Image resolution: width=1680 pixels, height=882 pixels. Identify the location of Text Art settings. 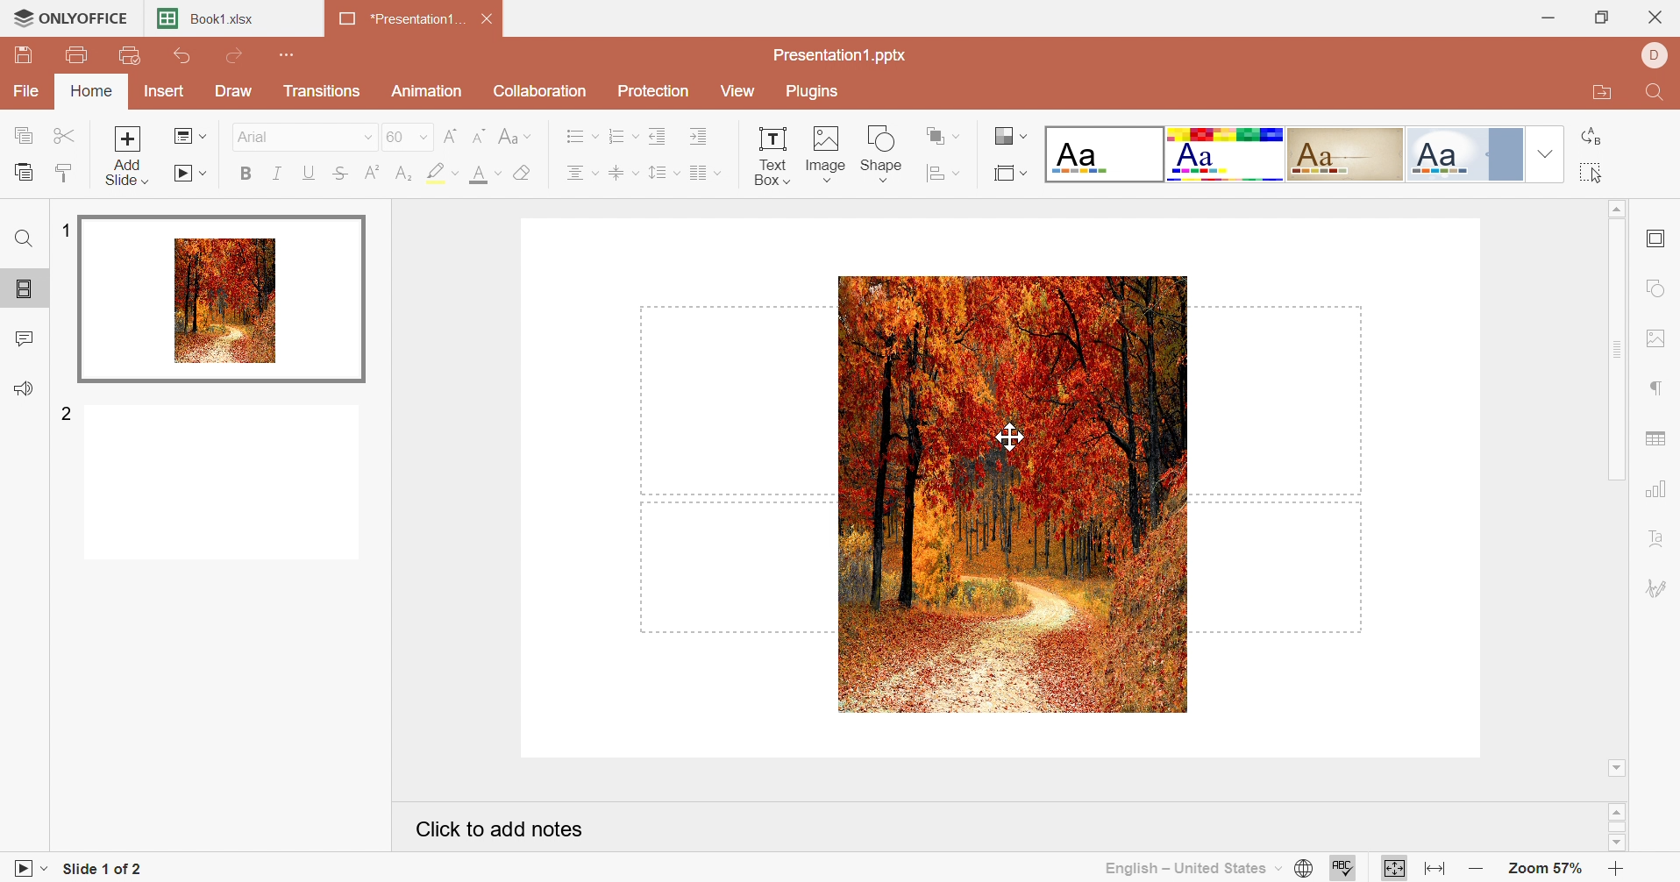
(1660, 537).